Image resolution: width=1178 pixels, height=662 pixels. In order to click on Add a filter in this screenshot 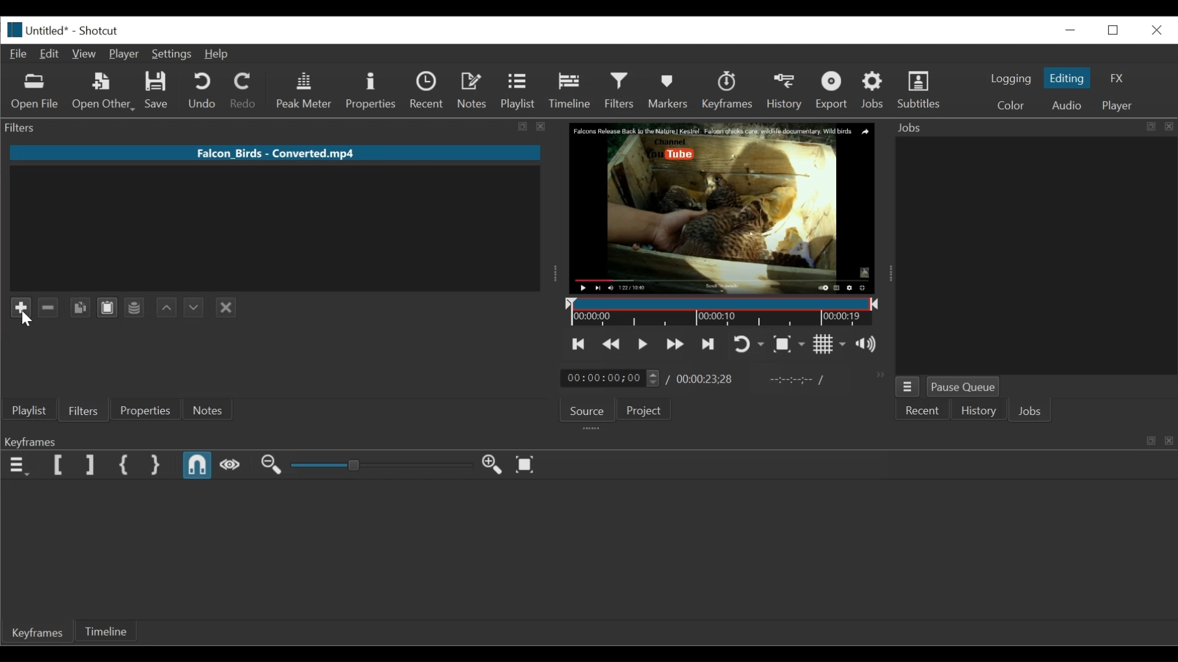, I will do `click(23, 307)`.